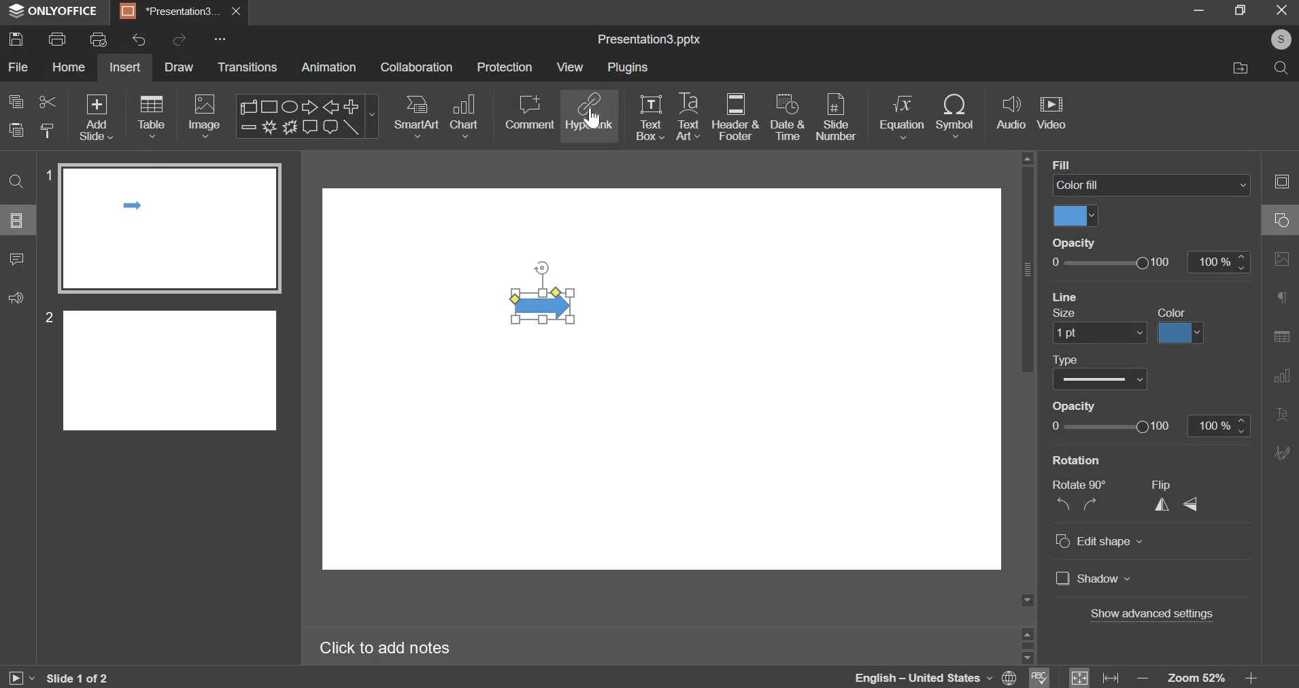  Describe the element at coordinates (248, 67) in the screenshot. I see `transitions` at that location.